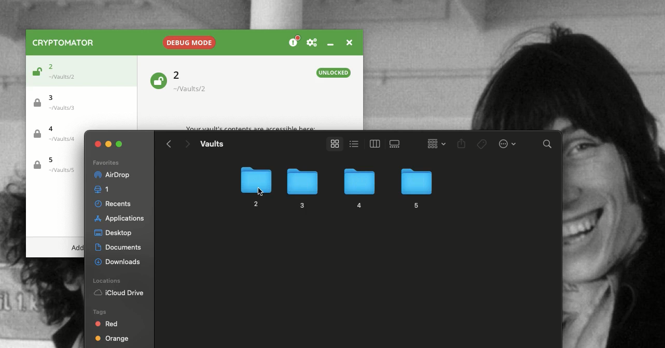 Image resolution: width=665 pixels, height=348 pixels. Describe the element at coordinates (330, 44) in the screenshot. I see `Minimize` at that location.